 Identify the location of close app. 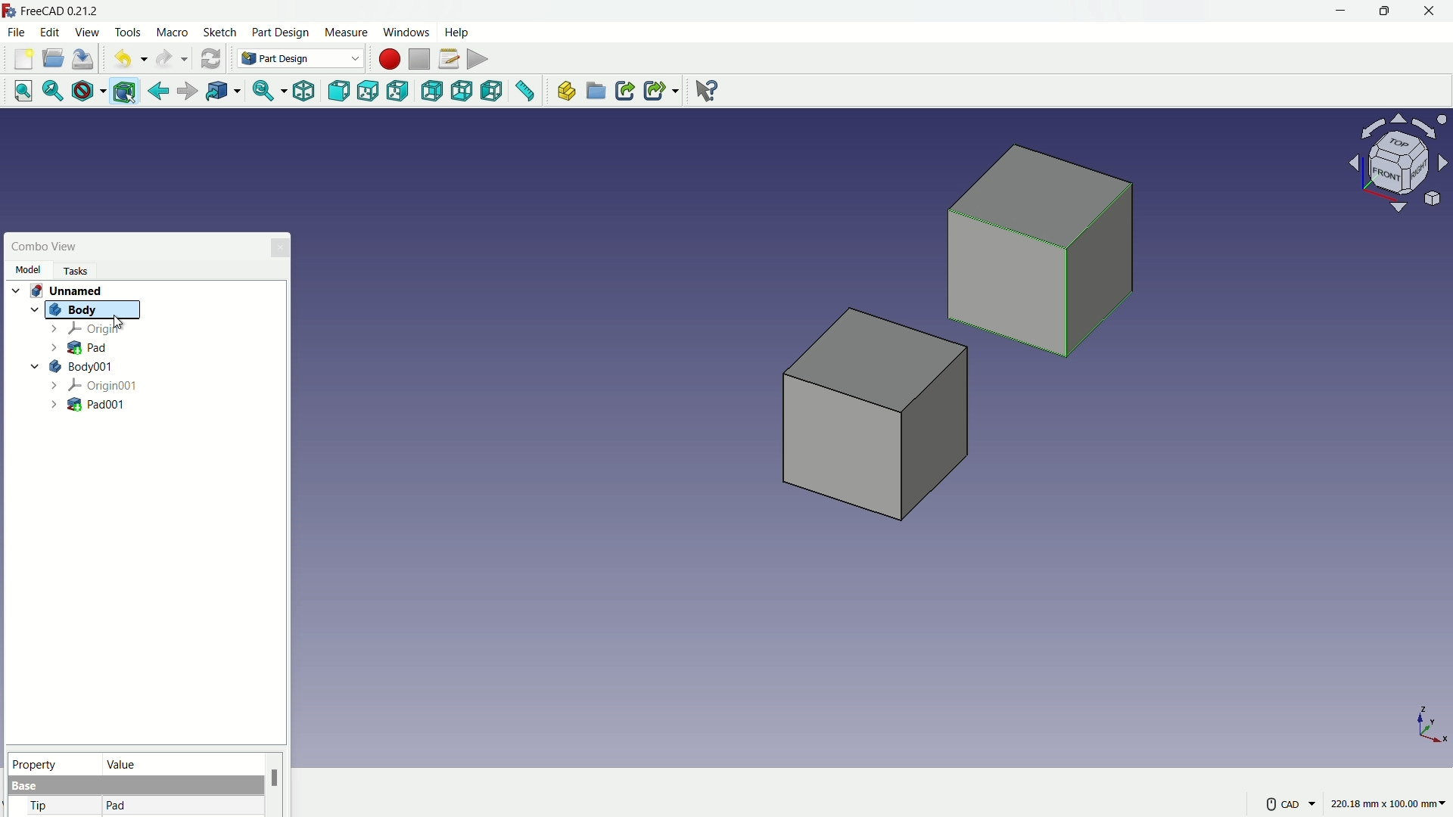
(1430, 11).